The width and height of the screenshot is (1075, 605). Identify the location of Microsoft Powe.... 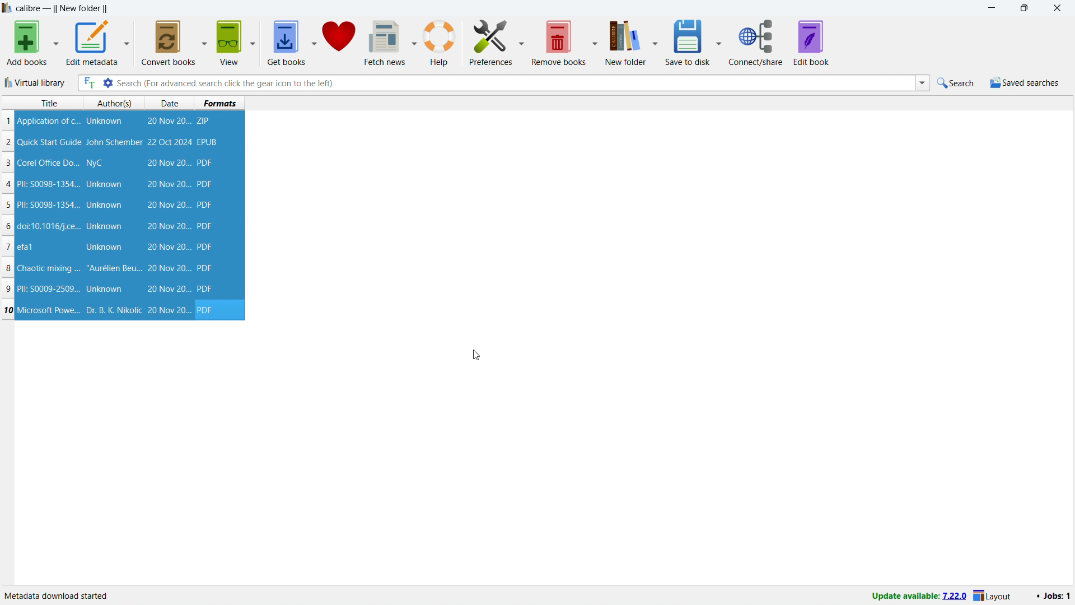
(49, 309).